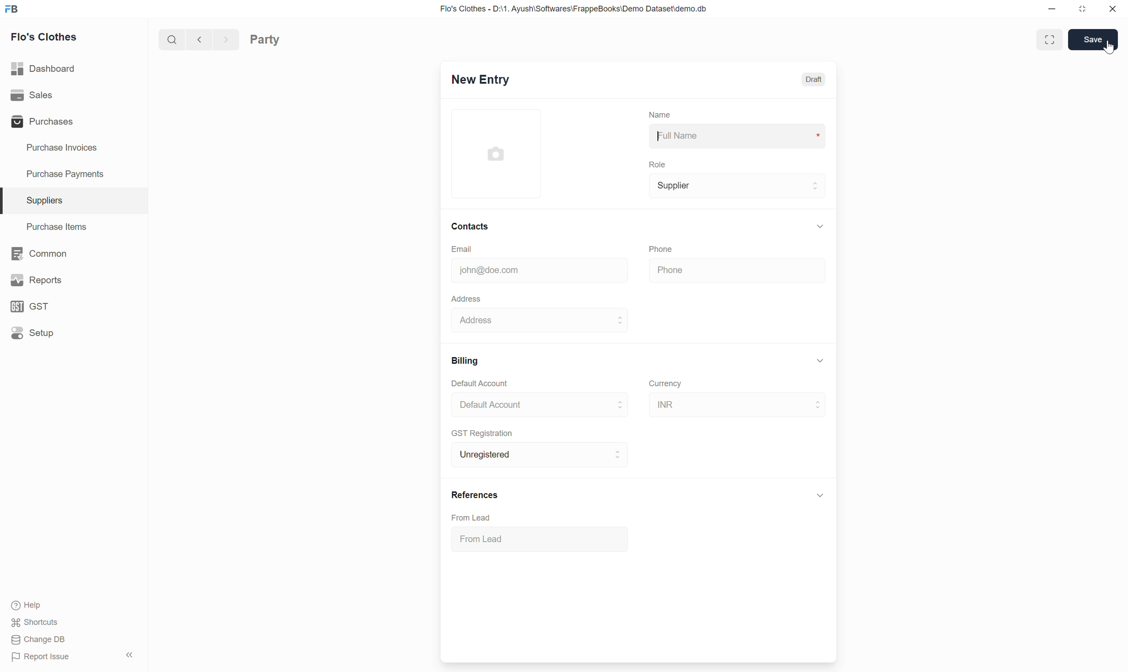  I want to click on Draft, so click(813, 80).